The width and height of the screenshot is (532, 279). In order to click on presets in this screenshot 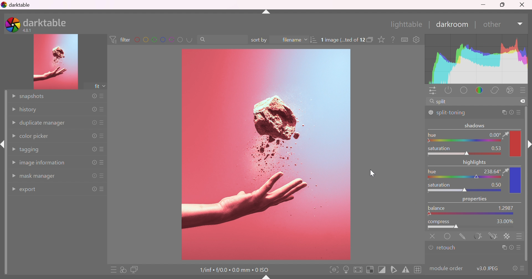, I will do `click(103, 176)`.